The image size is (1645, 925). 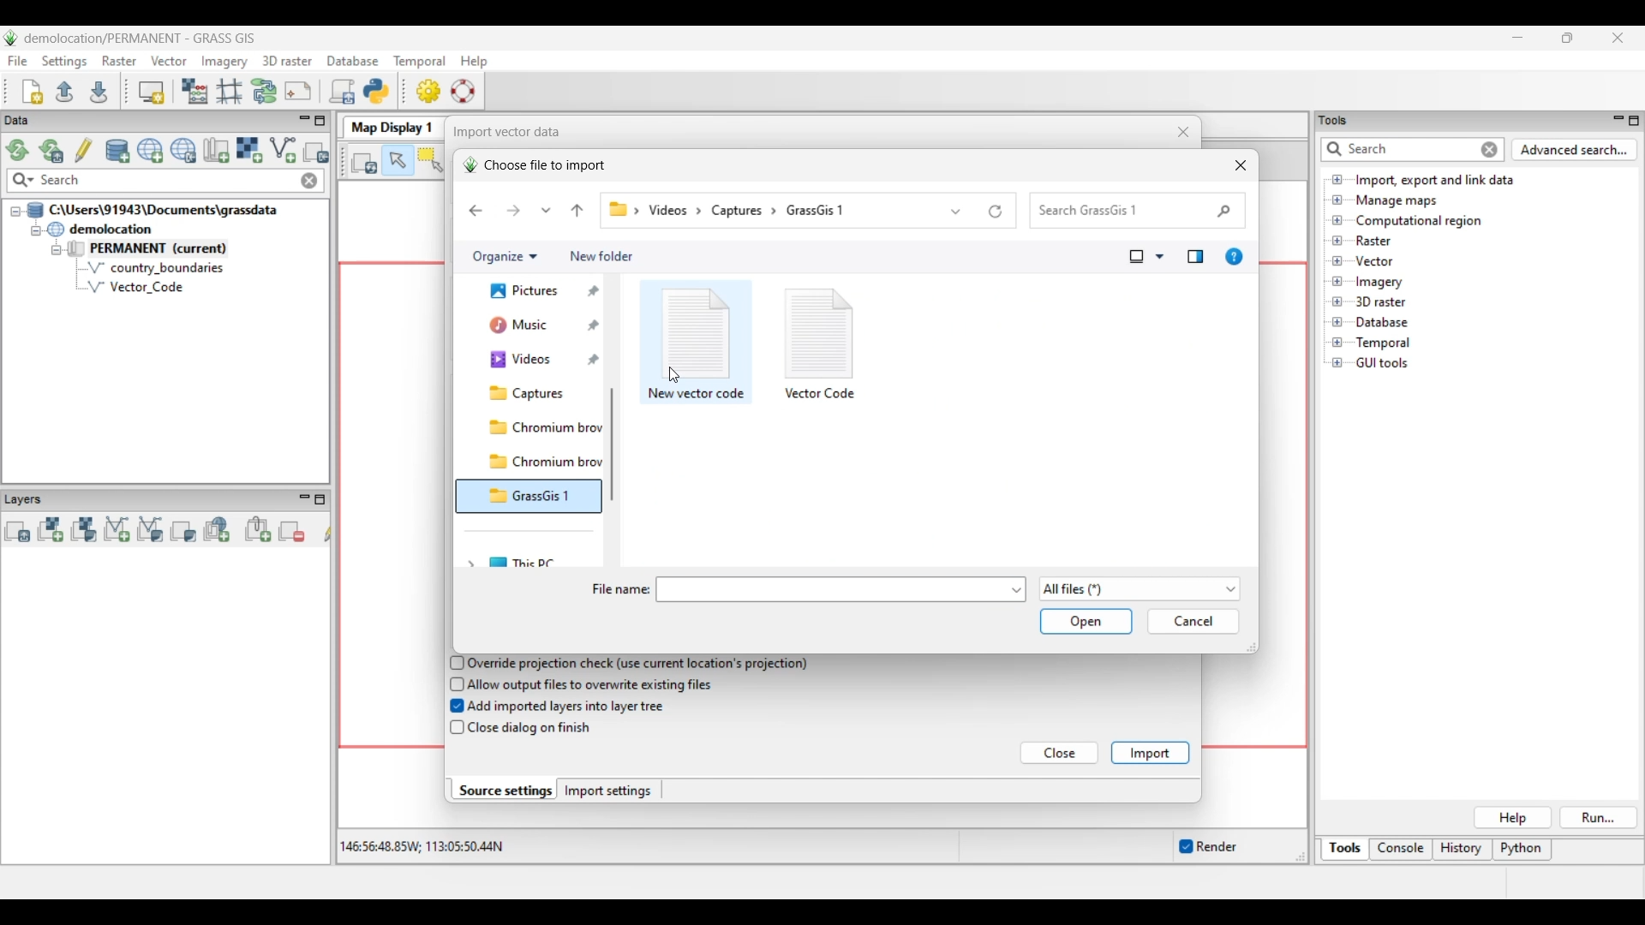 What do you see at coordinates (1193, 622) in the screenshot?
I see `Cancel inputs` at bounding box center [1193, 622].